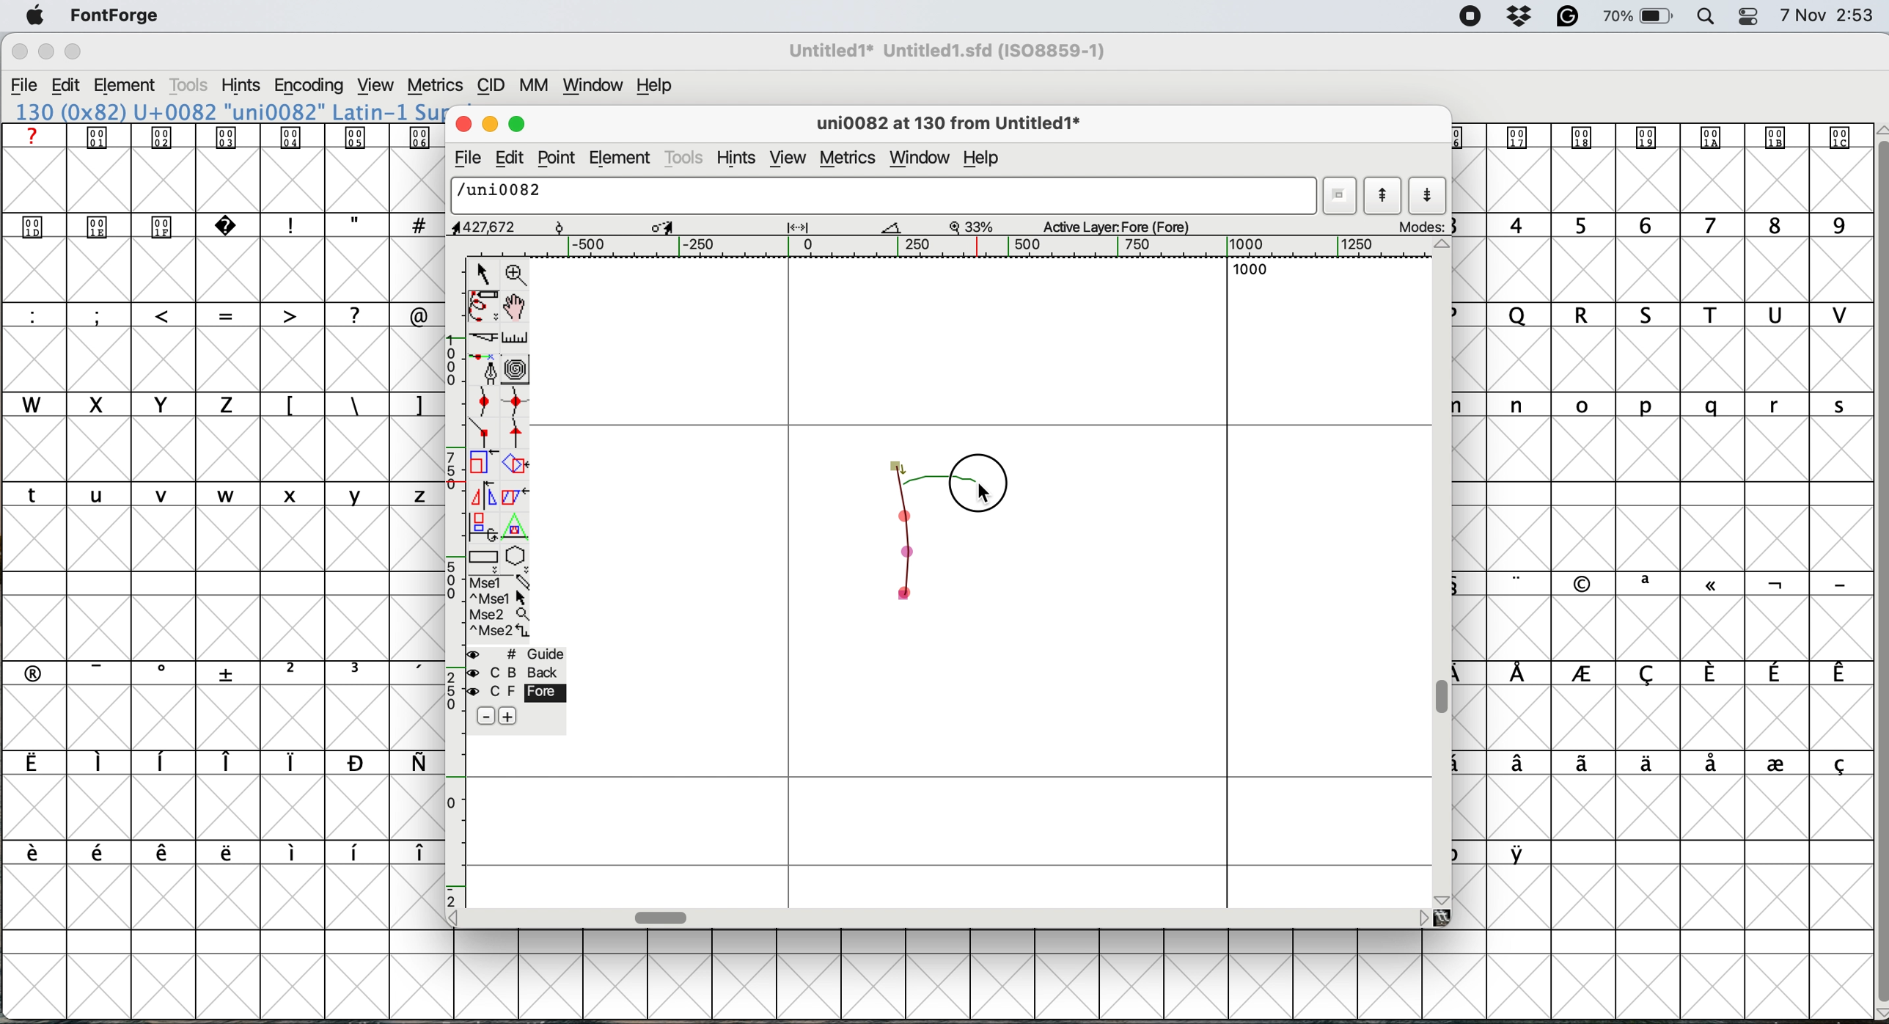  Describe the element at coordinates (490, 125) in the screenshot. I see `minimise` at that location.